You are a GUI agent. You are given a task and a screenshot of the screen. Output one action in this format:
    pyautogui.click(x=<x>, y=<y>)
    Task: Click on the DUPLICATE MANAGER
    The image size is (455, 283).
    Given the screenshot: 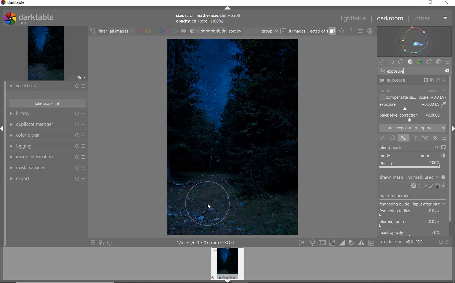 What is the action you would take?
    pyautogui.click(x=47, y=124)
    